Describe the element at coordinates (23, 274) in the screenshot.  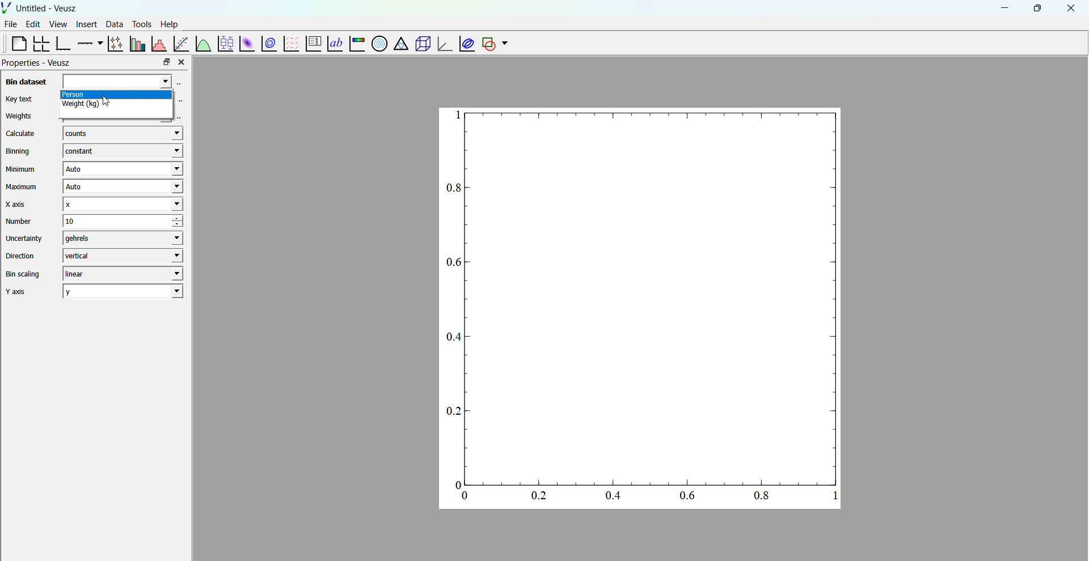
I see `Bin scaling` at that location.